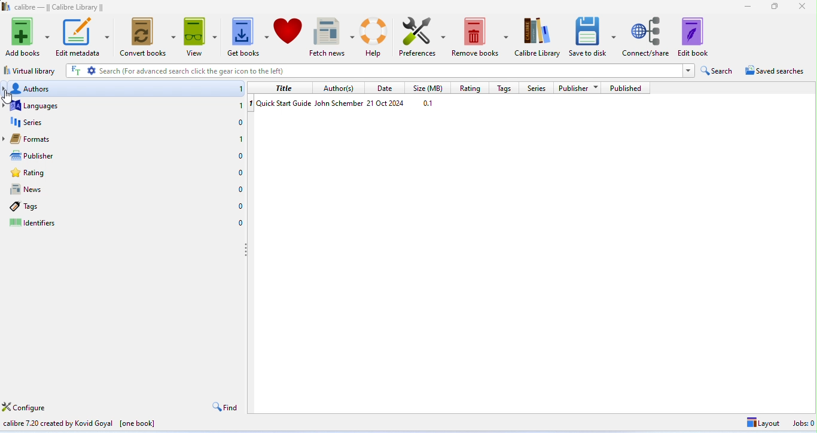  I want to click on expand, so click(691, 71).